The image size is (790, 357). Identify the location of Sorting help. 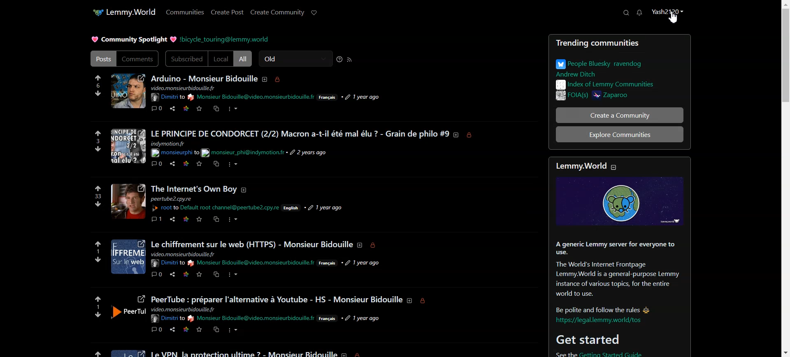
(340, 59).